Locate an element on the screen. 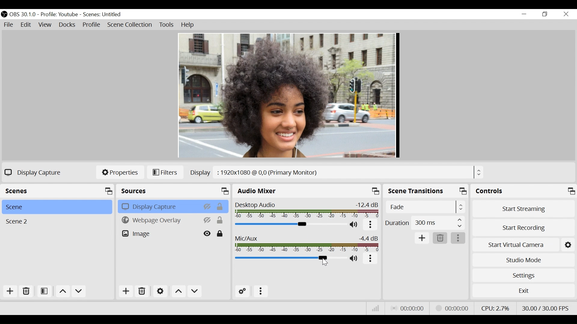 The width and height of the screenshot is (577, 324). Image Source is located at coordinates (159, 234).